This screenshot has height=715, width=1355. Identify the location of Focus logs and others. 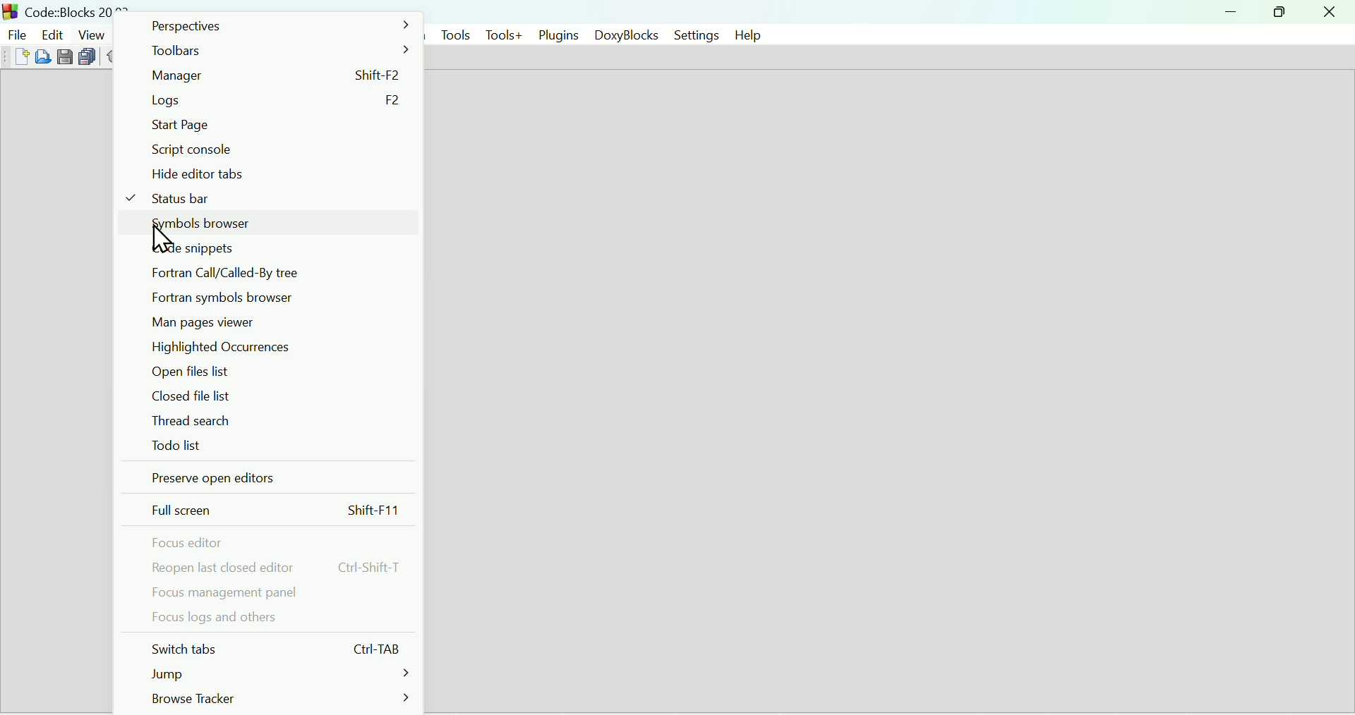
(274, 618).